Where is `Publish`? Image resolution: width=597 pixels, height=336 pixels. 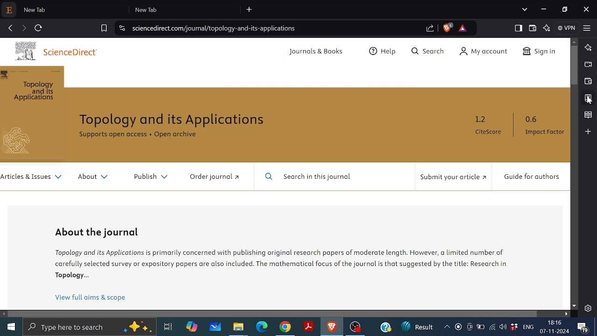
Publish is located at coordinates (153, 178).